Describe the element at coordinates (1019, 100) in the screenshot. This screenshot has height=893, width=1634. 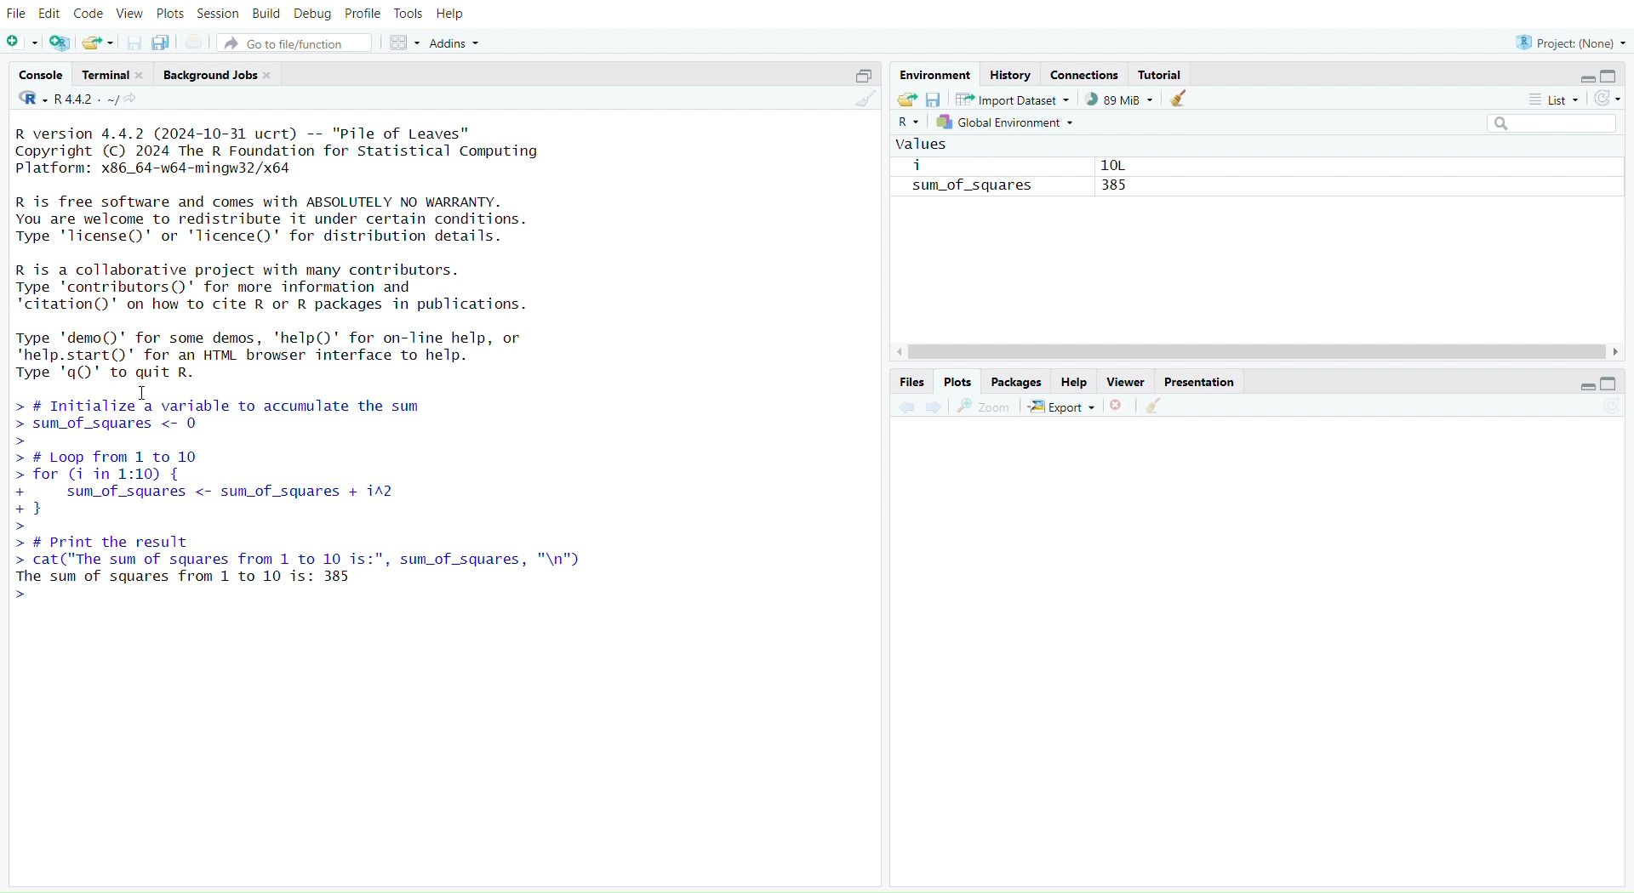
I see `import dataset` at that location.